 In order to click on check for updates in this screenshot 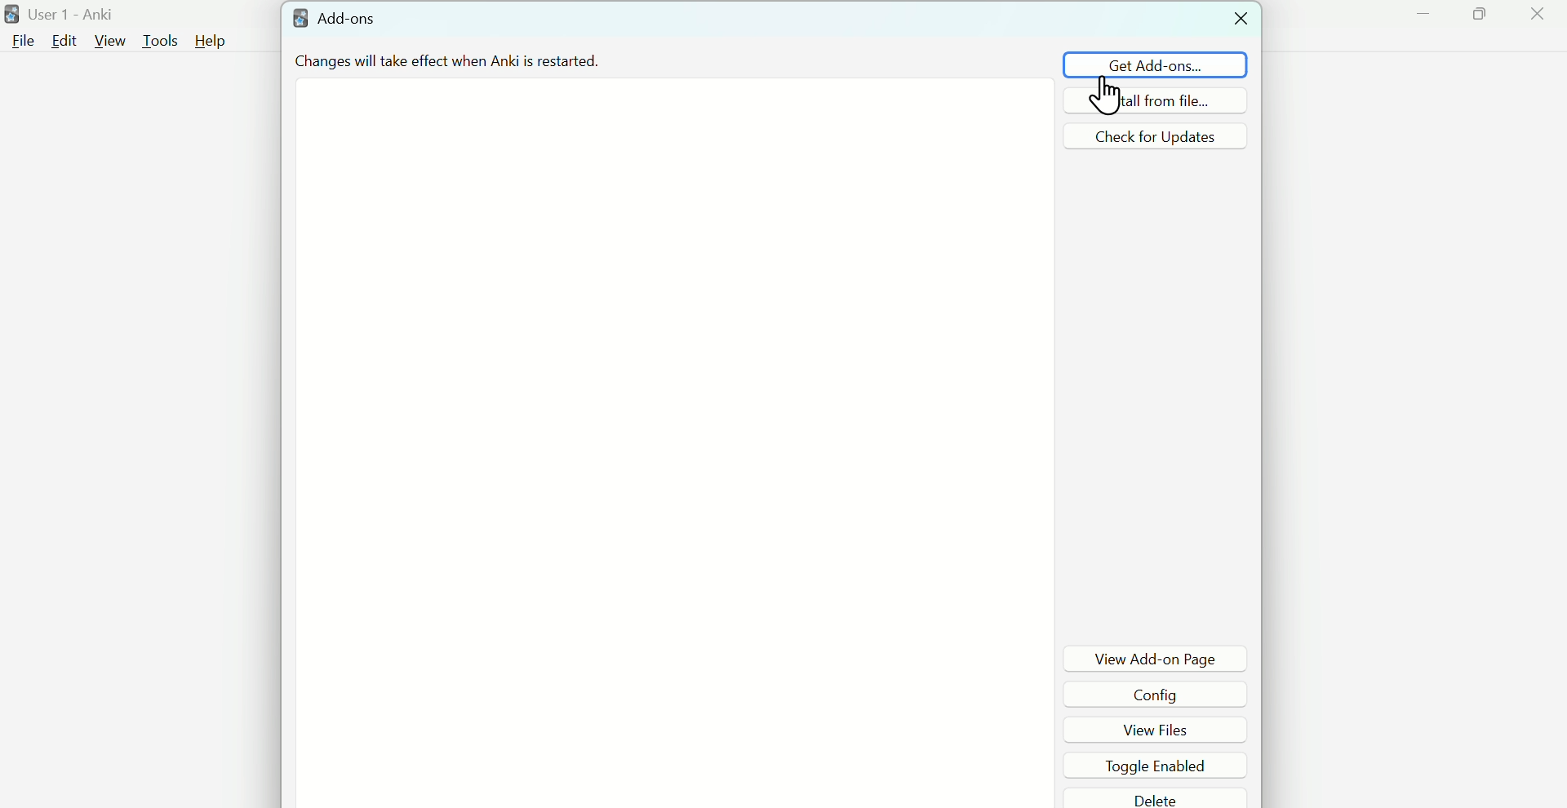, I will do `click(1156, 135)`.